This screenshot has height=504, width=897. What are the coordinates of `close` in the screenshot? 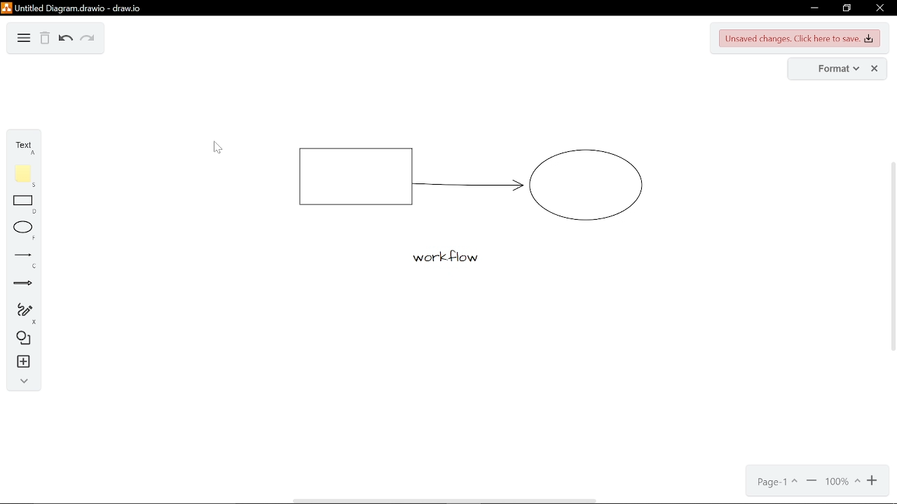 It's located at (882, 8).